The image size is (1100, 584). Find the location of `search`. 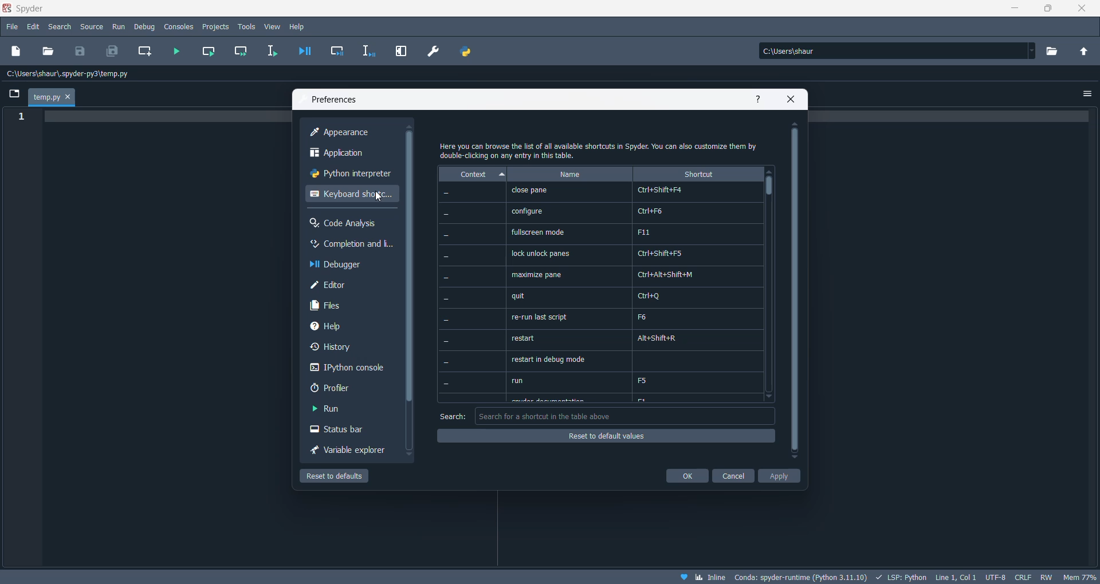

search is located at coordinates (60, 28).